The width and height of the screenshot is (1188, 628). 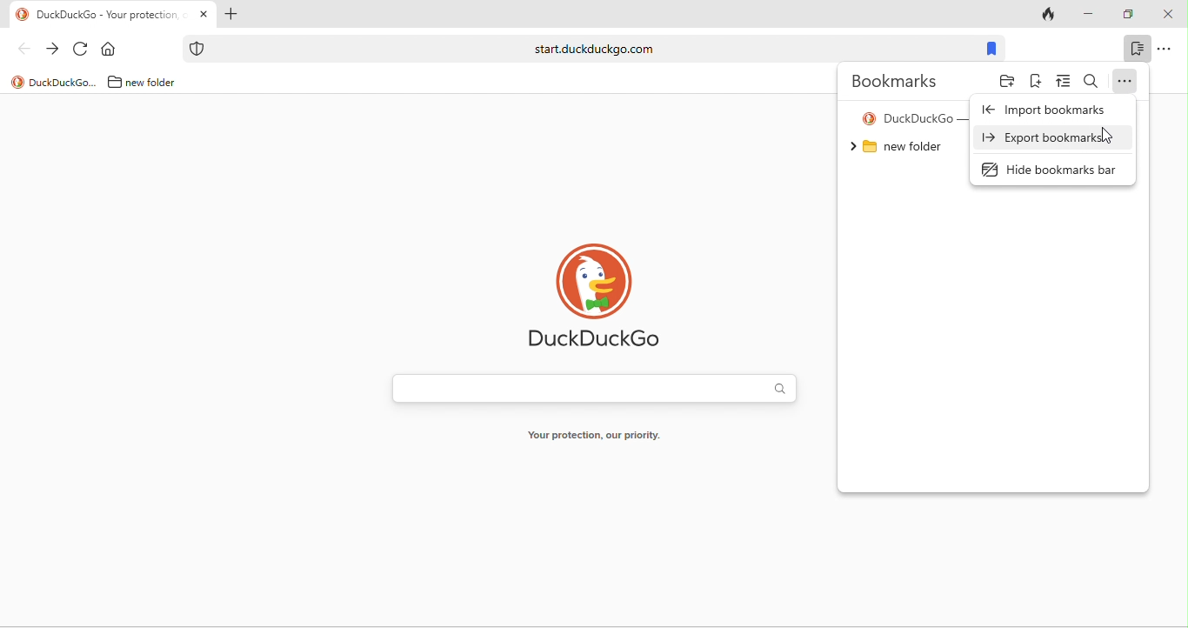 I want to click on home, so click(x=108, y=49).